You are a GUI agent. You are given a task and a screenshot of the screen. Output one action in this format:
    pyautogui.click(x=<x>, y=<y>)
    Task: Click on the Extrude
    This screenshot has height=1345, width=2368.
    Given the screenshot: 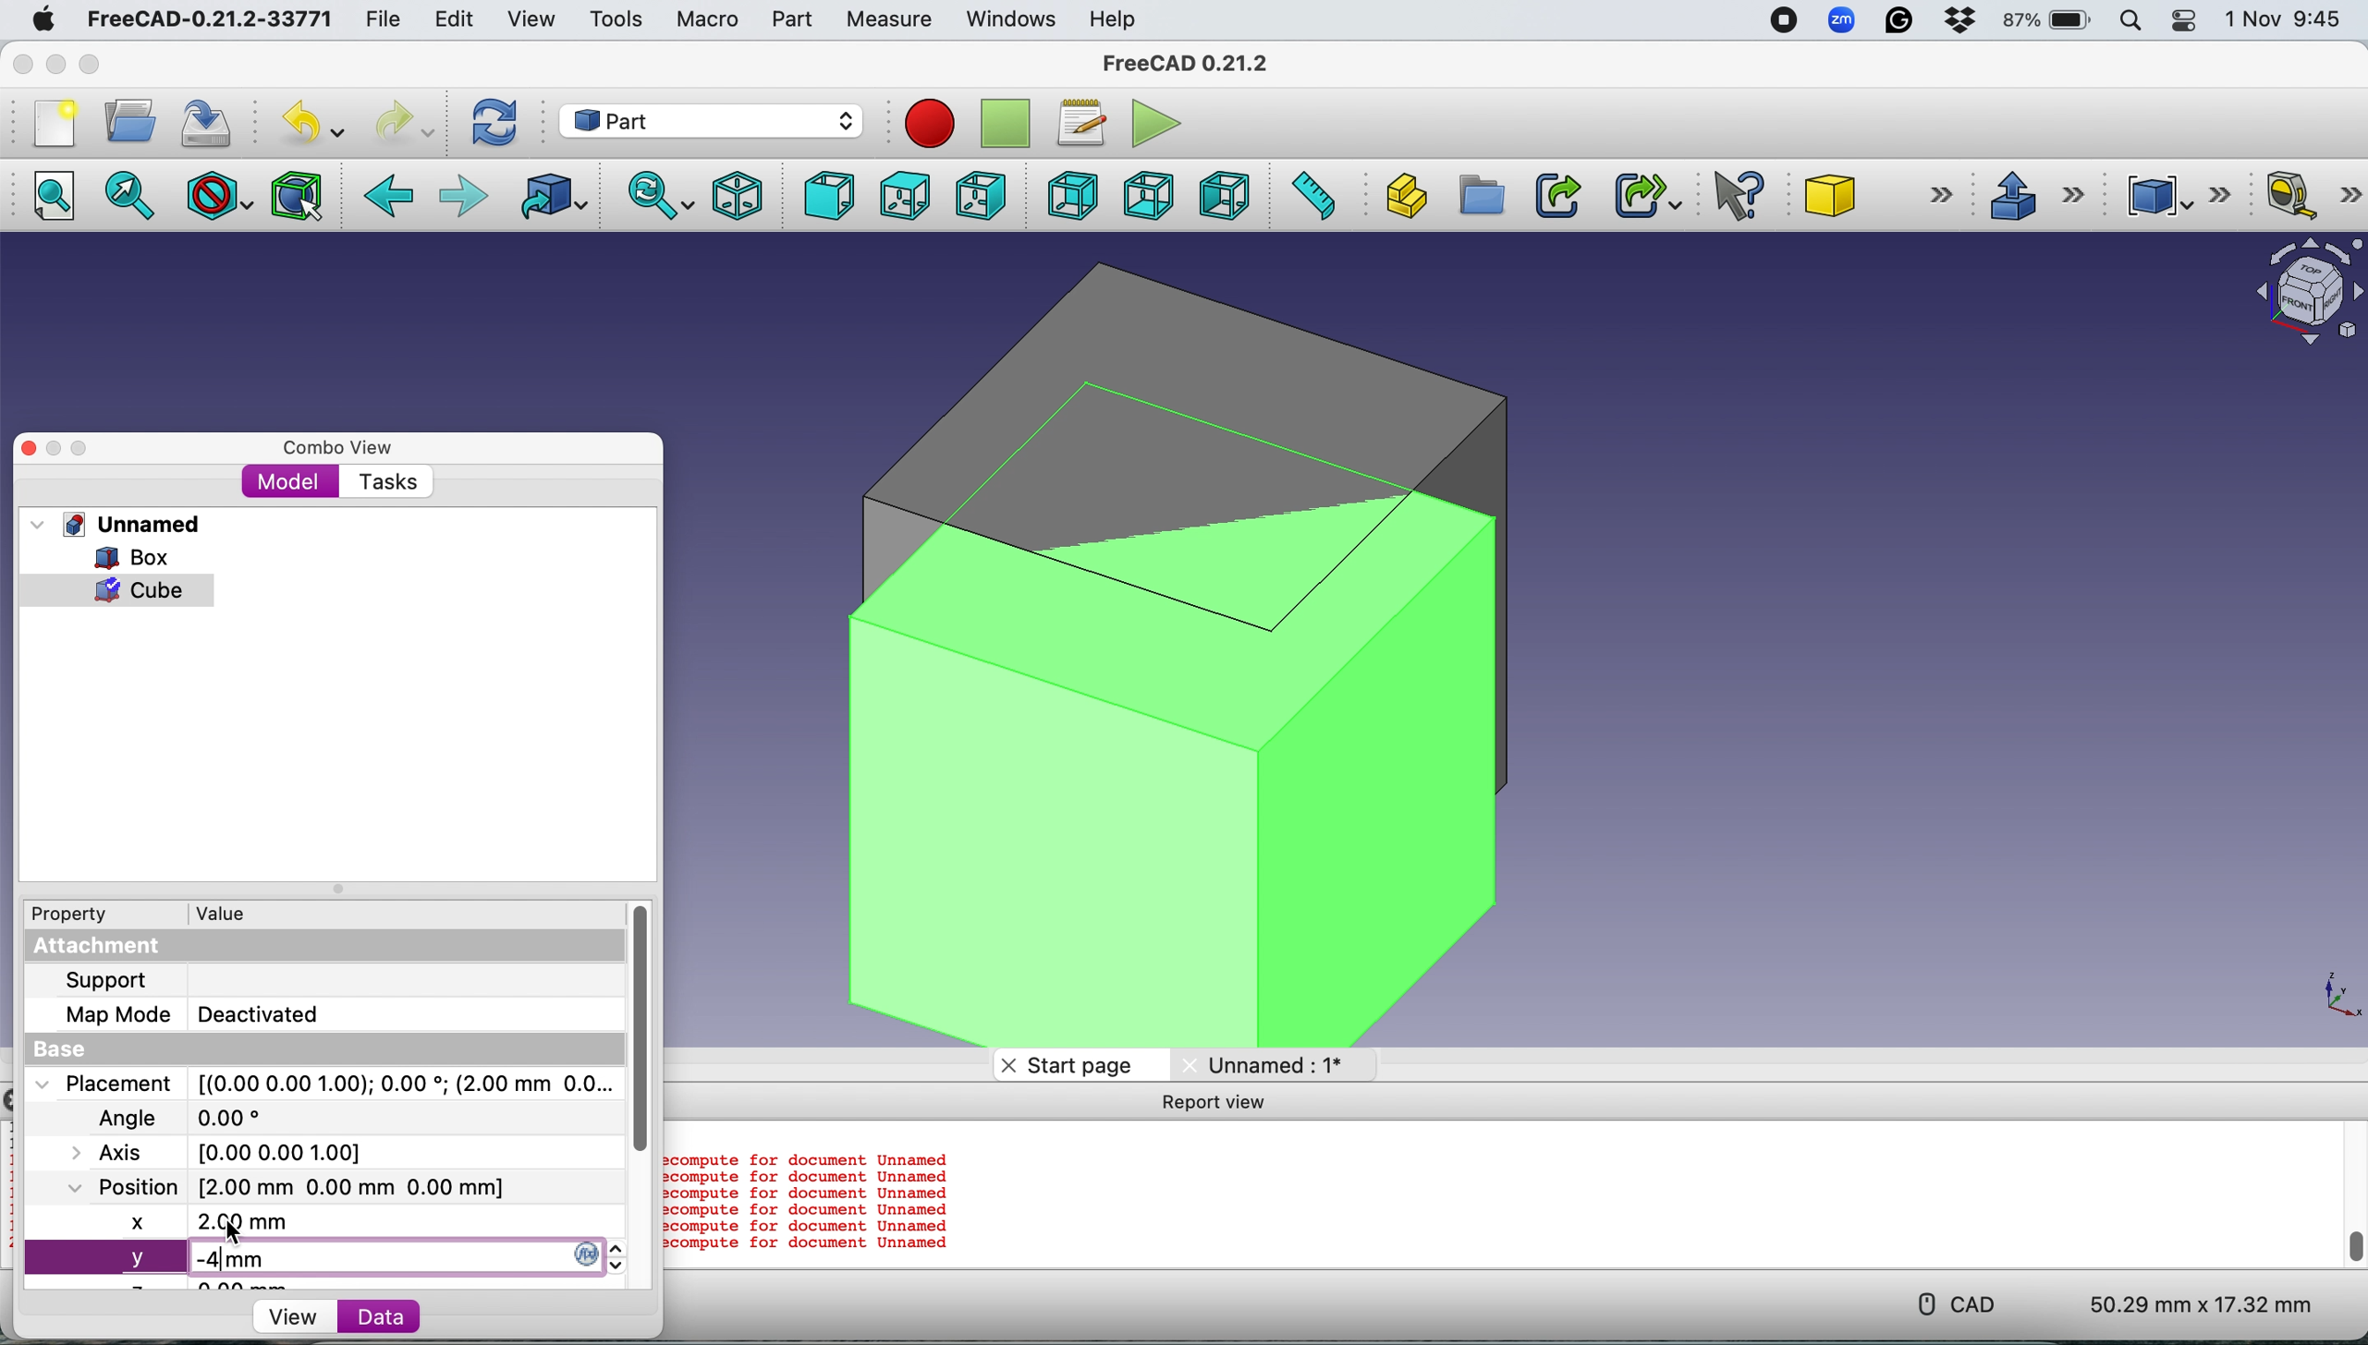 What is the action you would take?
    pyautogui.click(x=2035, y=193)
    